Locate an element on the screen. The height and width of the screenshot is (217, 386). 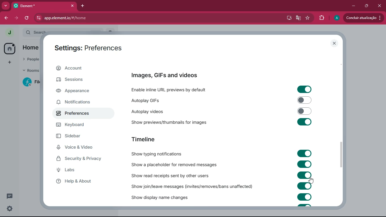
app.element.io/#/home is located at coordinates (99, 18).